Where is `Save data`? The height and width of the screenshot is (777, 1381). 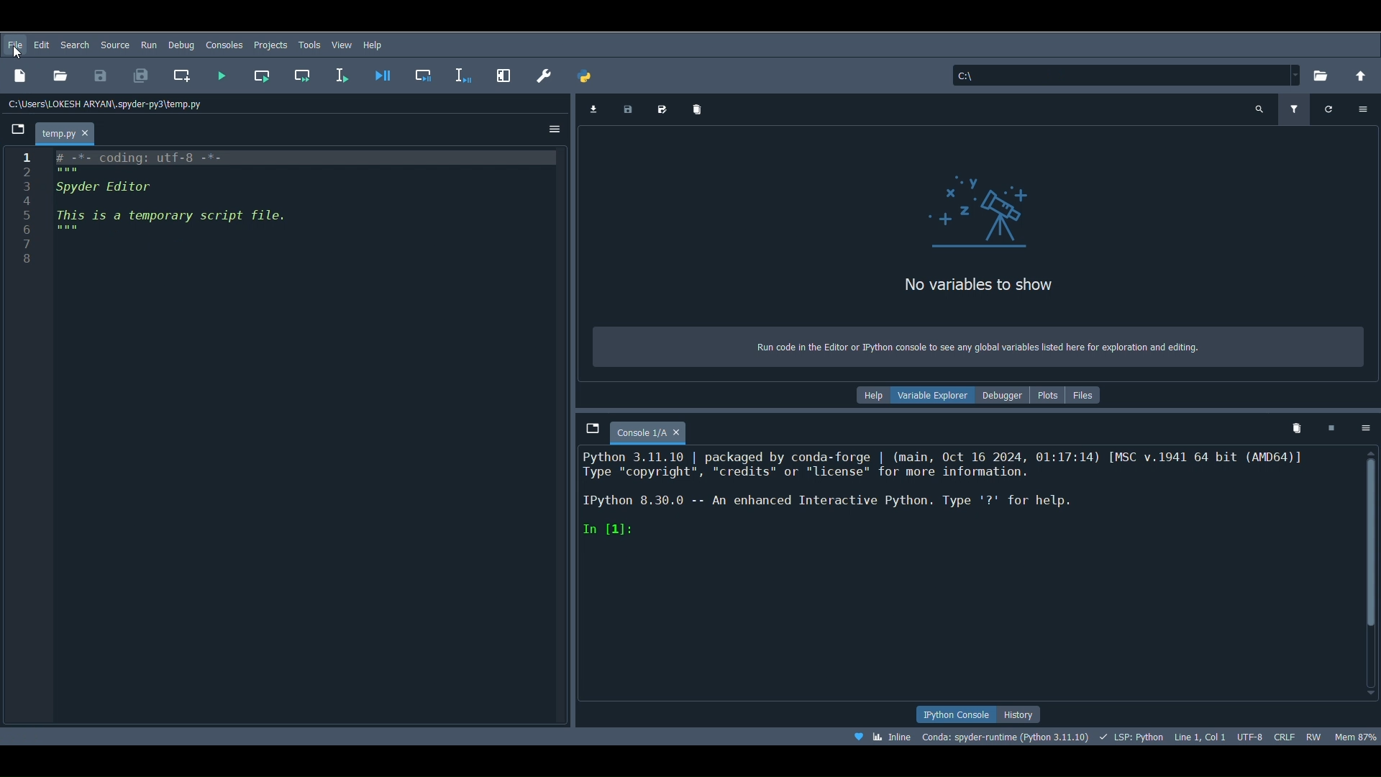 Save data is located at coordinates (627, 107).